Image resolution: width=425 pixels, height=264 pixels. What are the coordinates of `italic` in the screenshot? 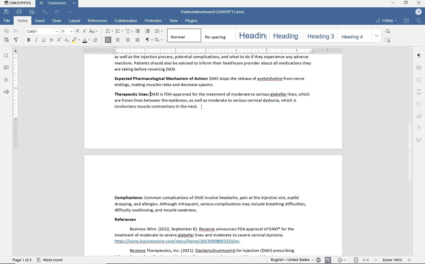 It's located at (36, 40).